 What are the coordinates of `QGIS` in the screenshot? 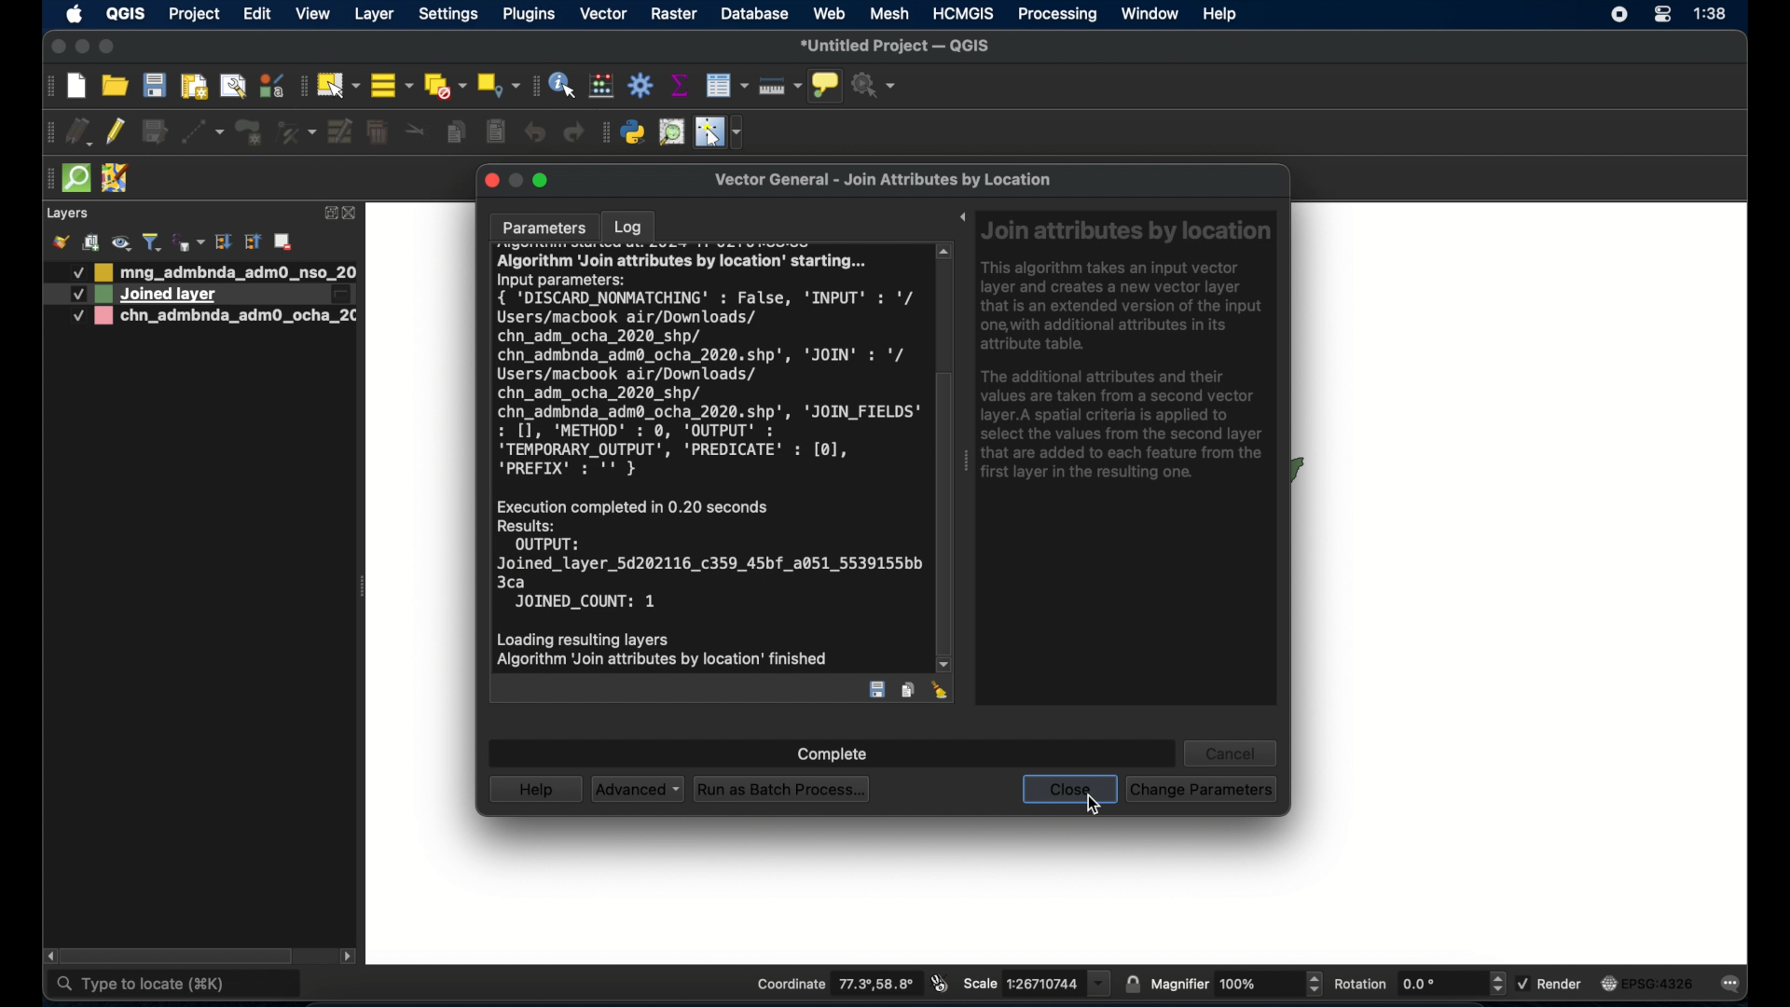 It's located at (125, 13).